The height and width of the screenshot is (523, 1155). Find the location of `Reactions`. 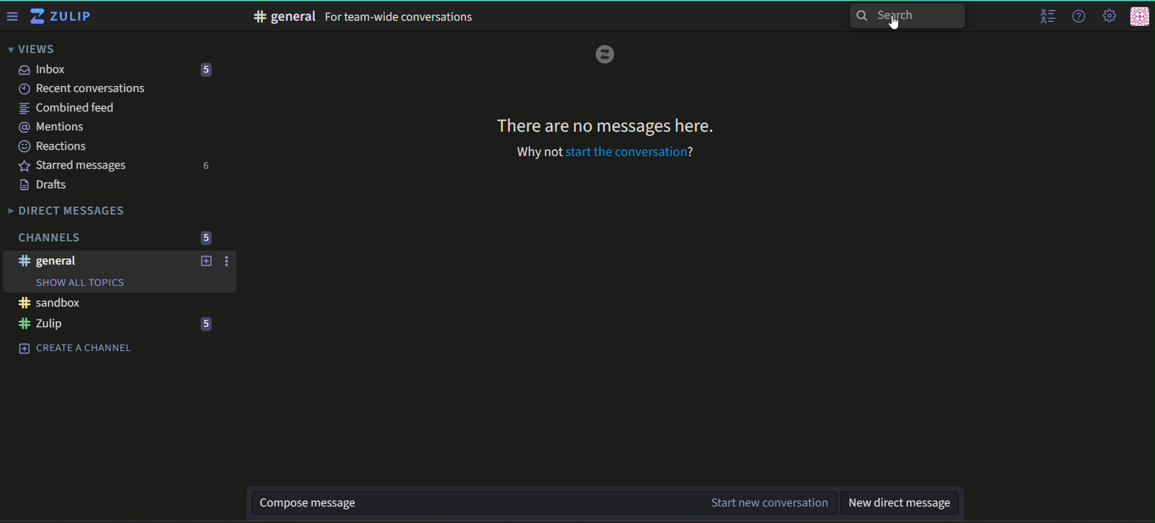

Reactions is located at coordinates (54, 146).